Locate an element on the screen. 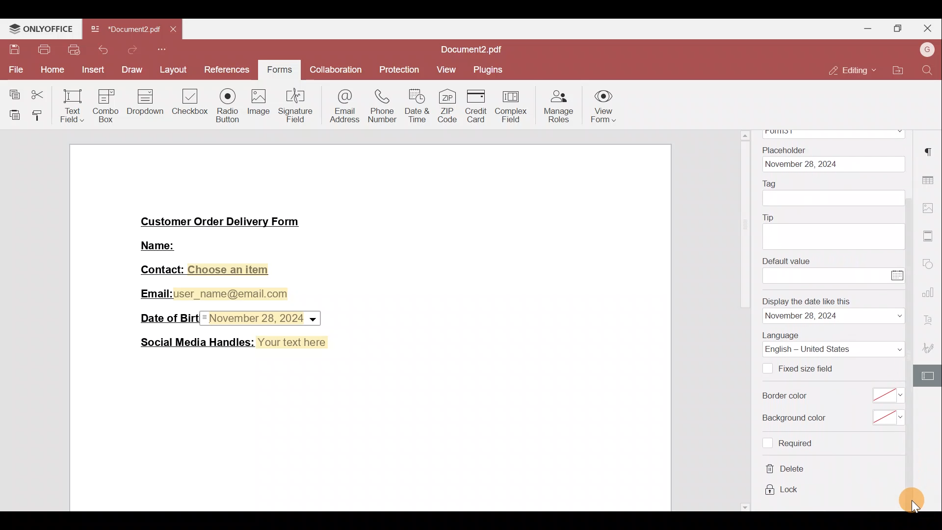  Text field is located at coordinates (71, 106).